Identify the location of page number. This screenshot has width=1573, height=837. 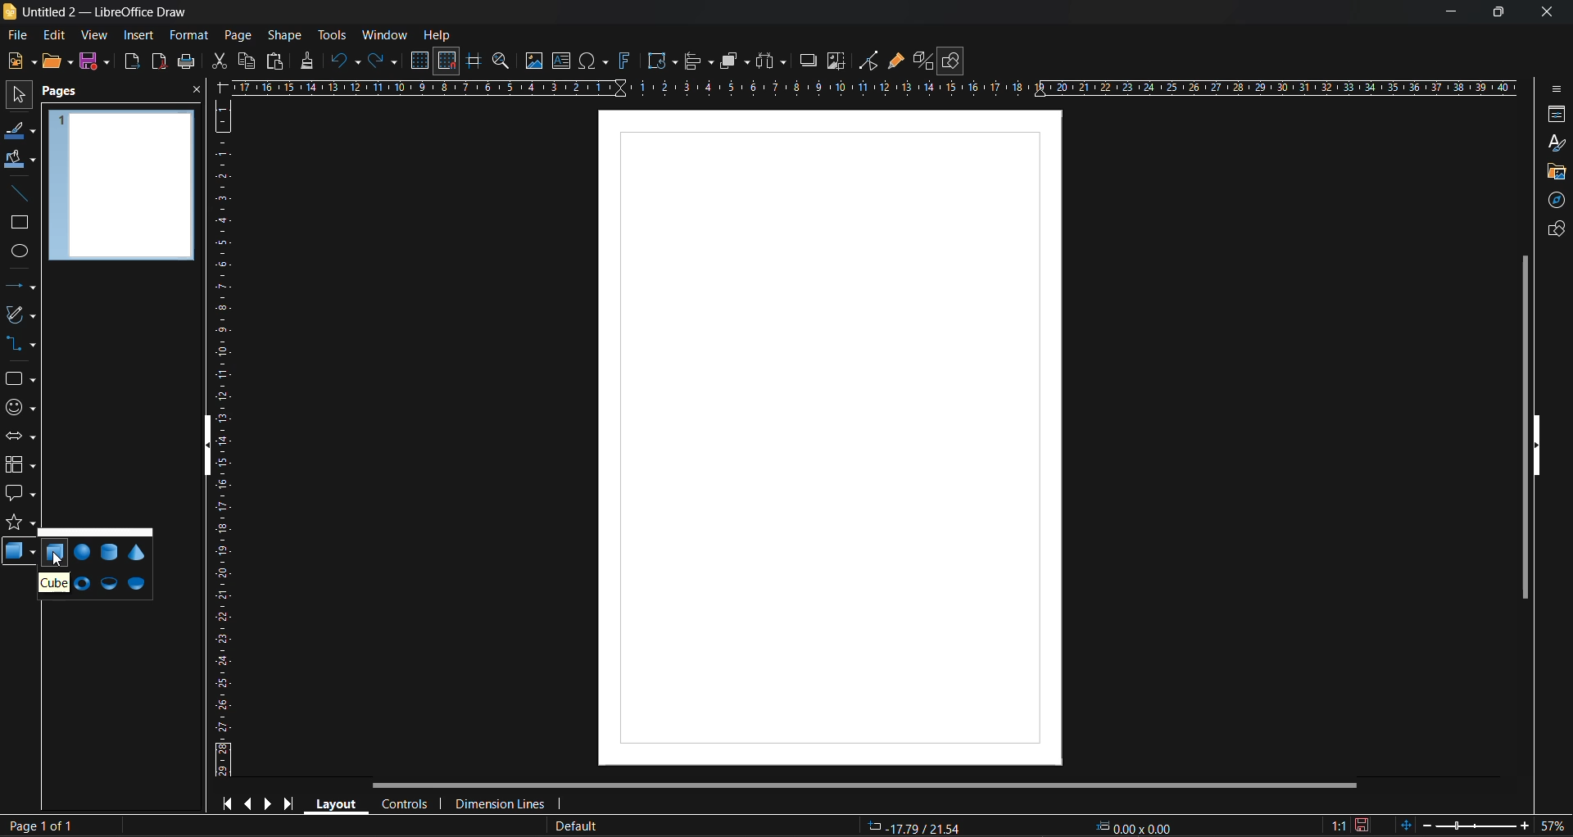
(40, 827).